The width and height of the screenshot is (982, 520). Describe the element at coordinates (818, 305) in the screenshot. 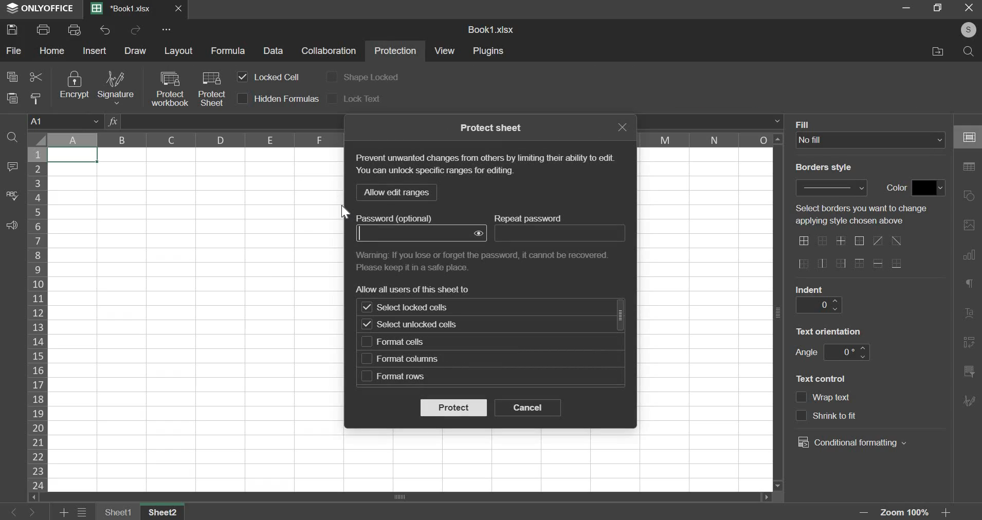

I see `indent` at that location.